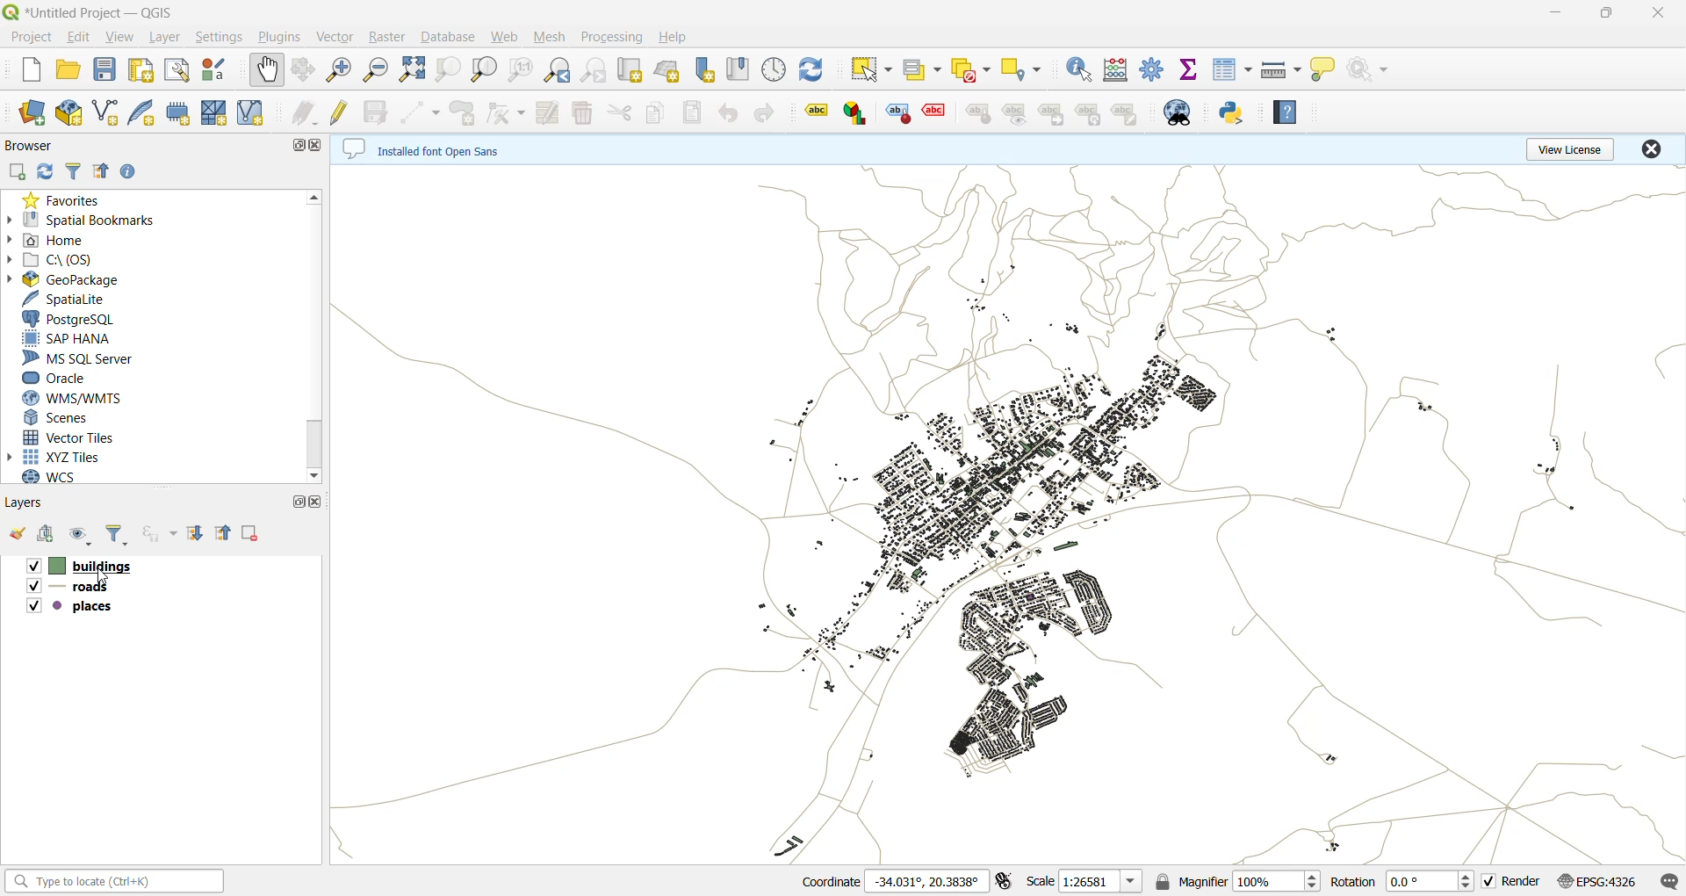 The width and height of the screenshot is (1686, 896). Describe the element at coordinates (425, 111) in the screenshot. I see `digitize` at that location.